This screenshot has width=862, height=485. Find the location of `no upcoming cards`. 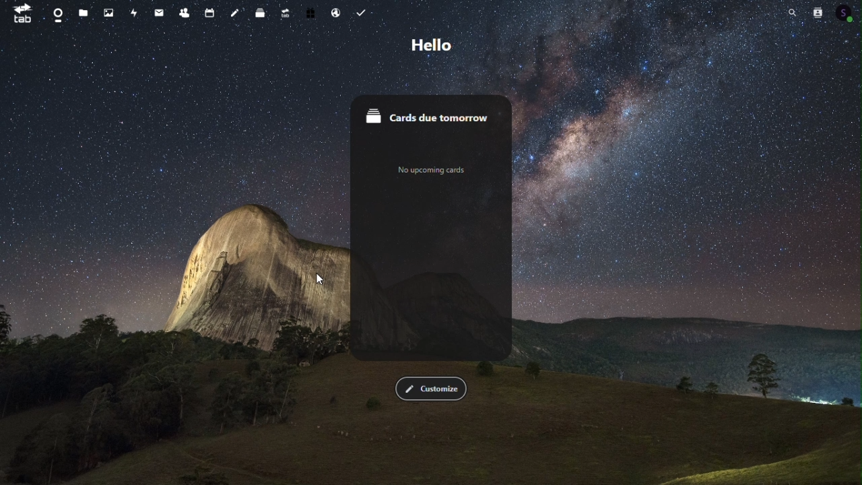

no upcoming cards is located at coordinates (432, 170).